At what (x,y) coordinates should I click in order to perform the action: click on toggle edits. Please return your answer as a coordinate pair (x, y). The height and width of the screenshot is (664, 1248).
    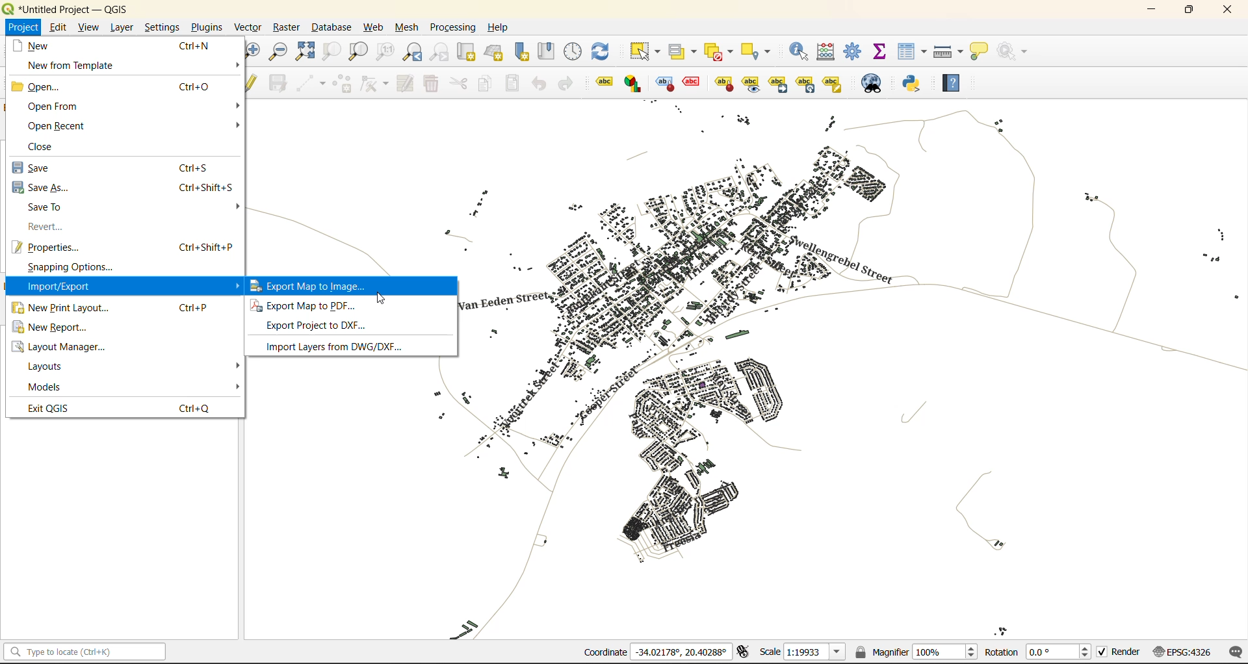
    Looking at the image, I should click on (253, 83).